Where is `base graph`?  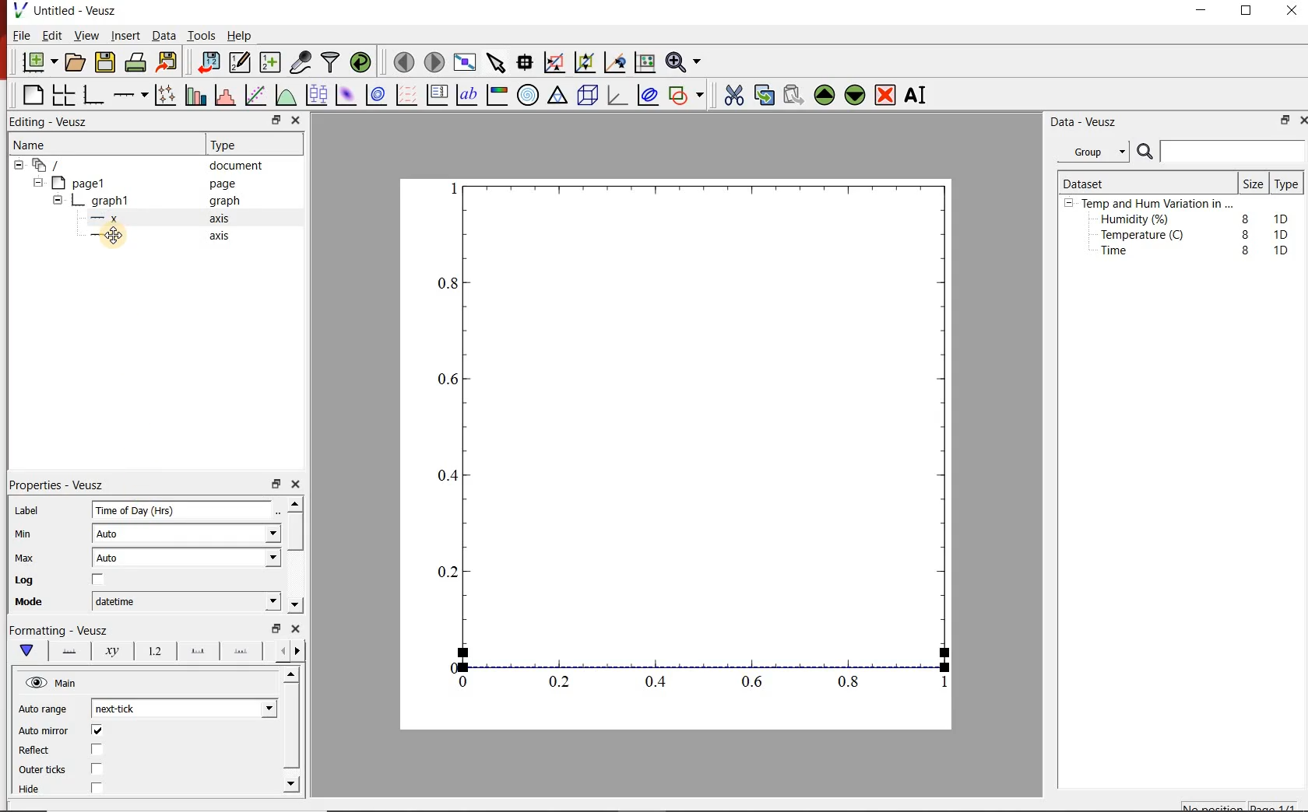
base graph is located at coordinates (95, 93).